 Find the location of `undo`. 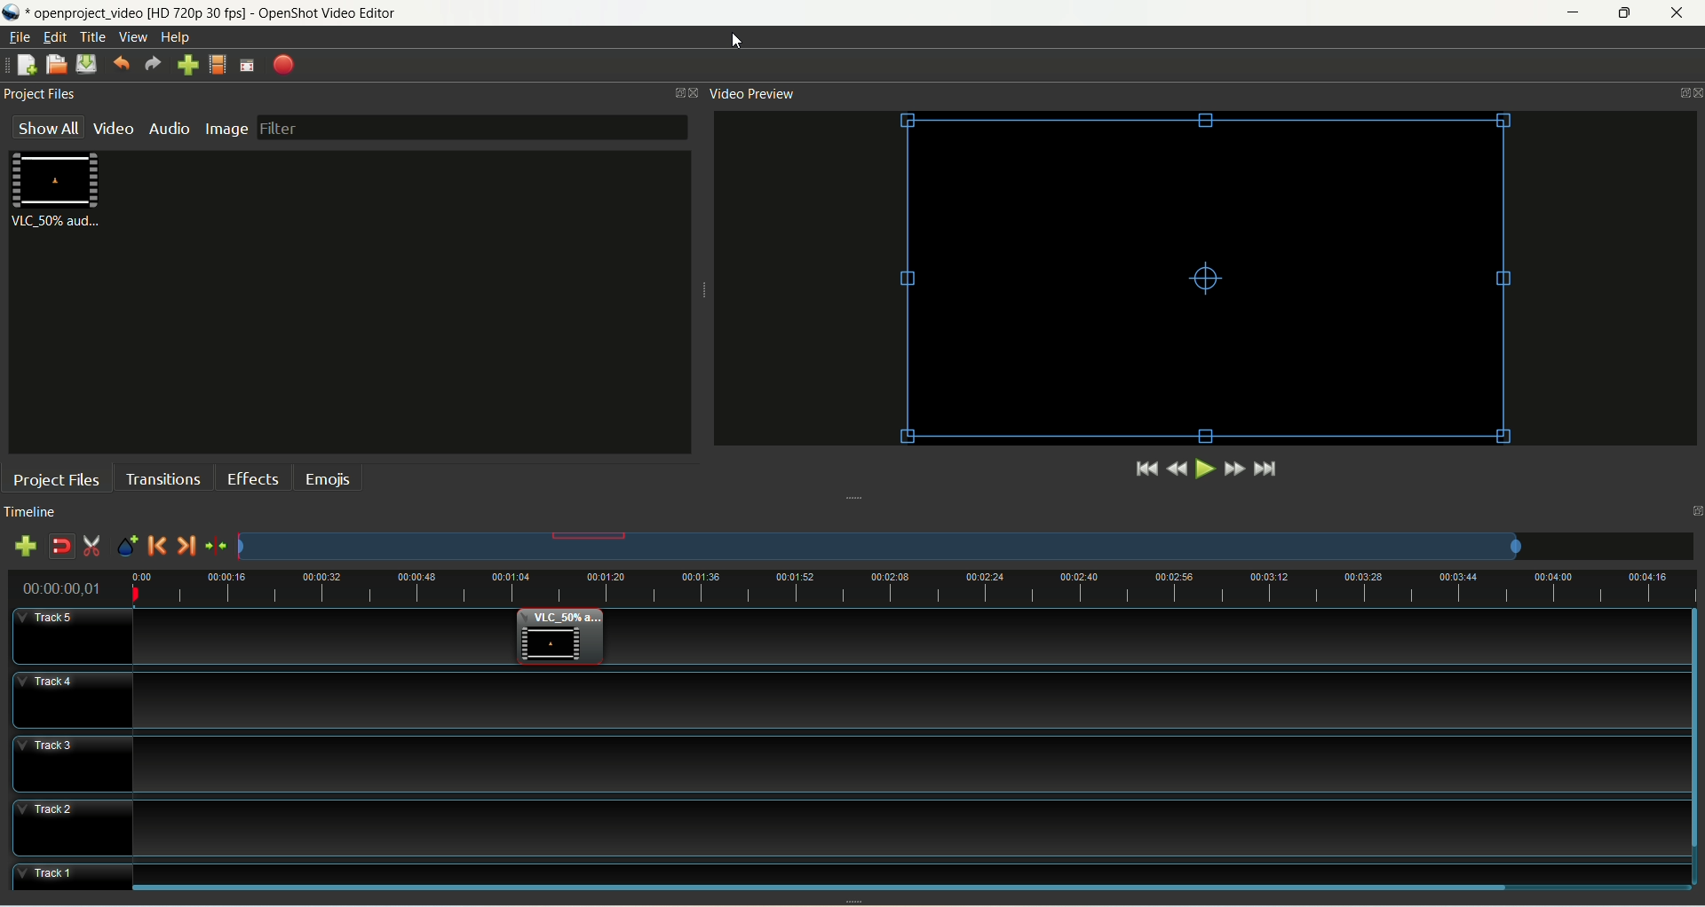

undo is located at coordinates (121, 66).